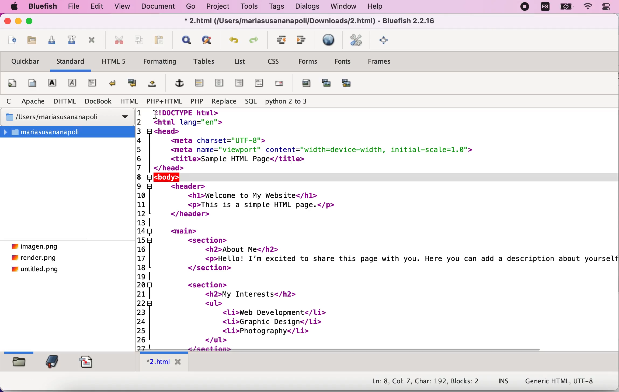 Image resolution: width=619 pixels, height=392 pixels. Describe the element at coordinates (256, 40) in the screenshot. I see `redo` at that location.